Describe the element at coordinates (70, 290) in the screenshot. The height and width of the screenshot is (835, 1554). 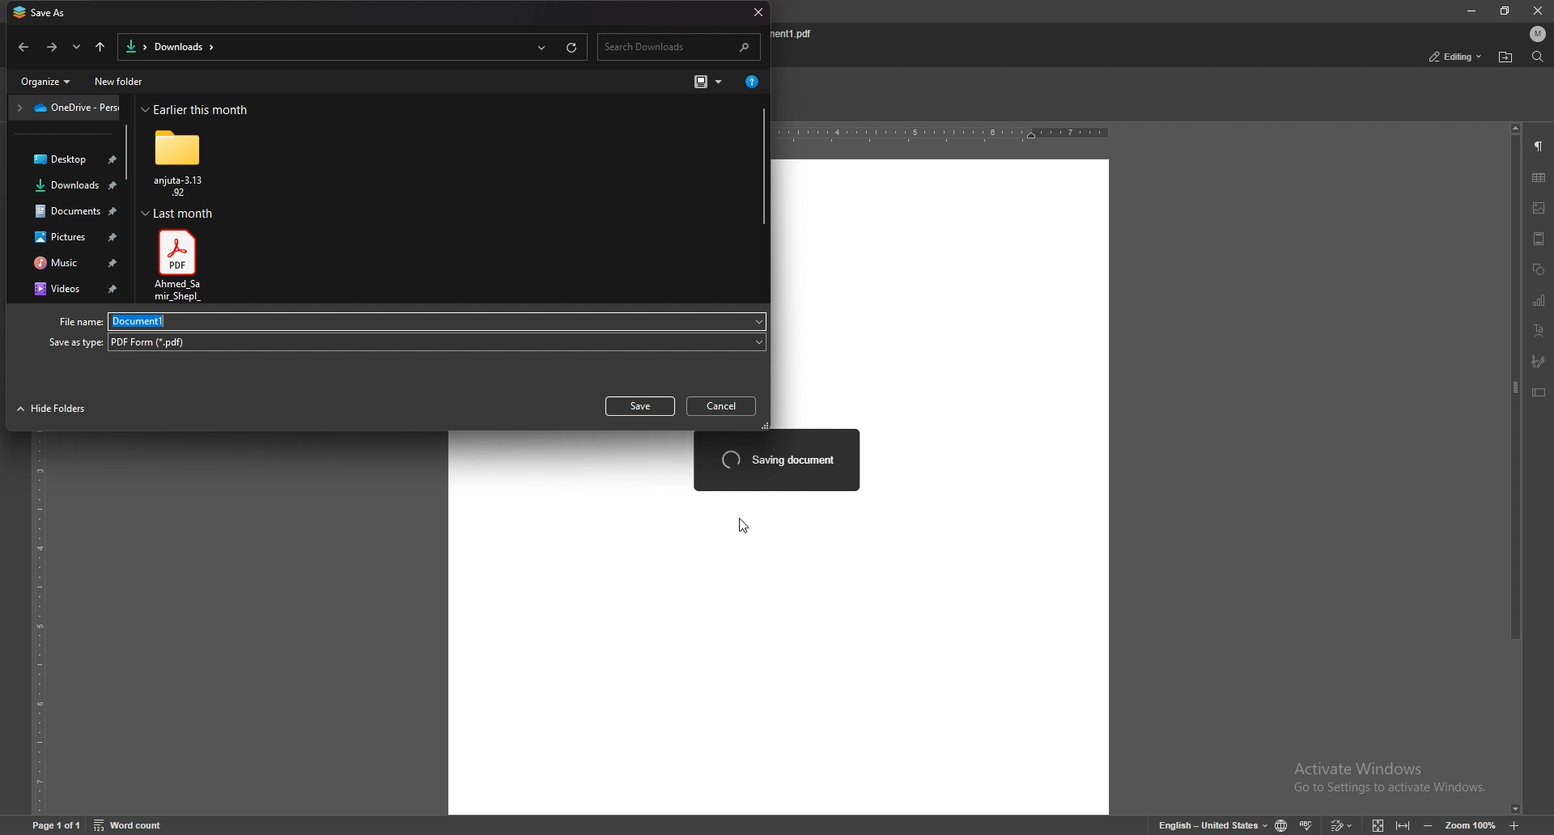
I see `videos` at that location.